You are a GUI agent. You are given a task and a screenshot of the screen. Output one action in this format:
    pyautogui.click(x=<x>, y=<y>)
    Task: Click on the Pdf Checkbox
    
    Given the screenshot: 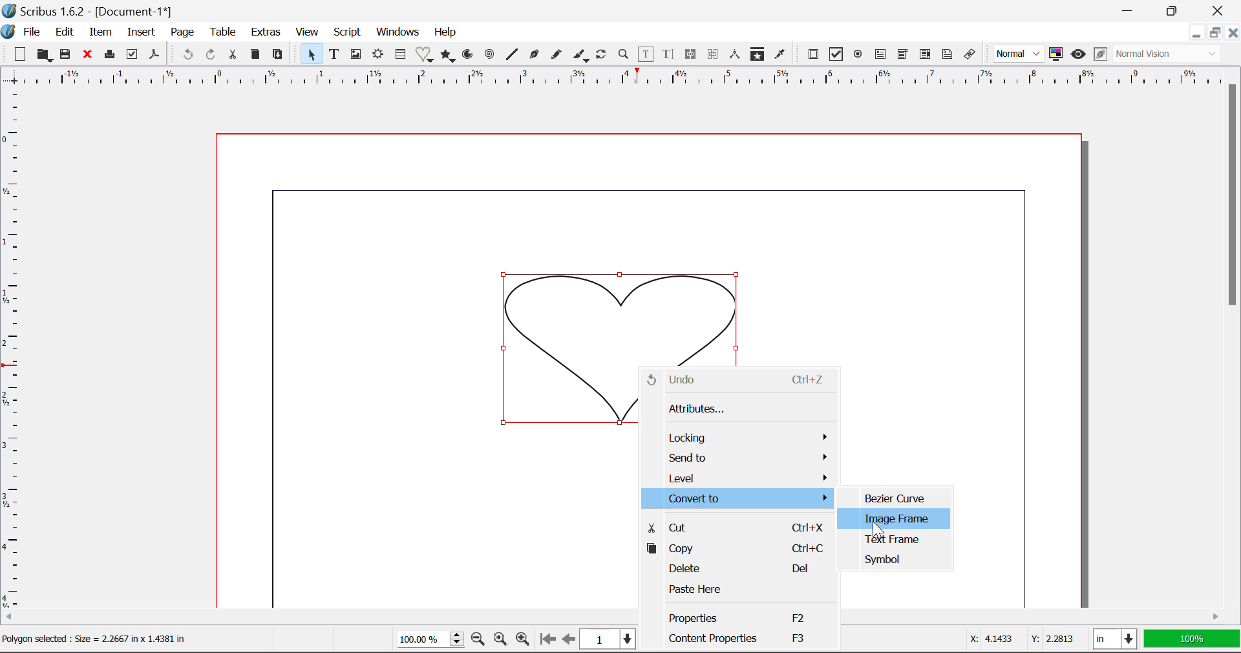 What is the action you would take?
    pyautogui.click(x=838, y=56)
    